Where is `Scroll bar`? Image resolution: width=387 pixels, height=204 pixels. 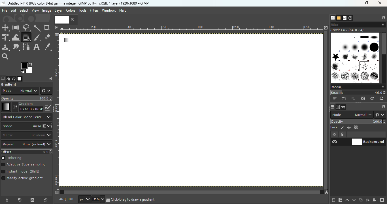 Scroll bar is located at coordinates (384, 57).